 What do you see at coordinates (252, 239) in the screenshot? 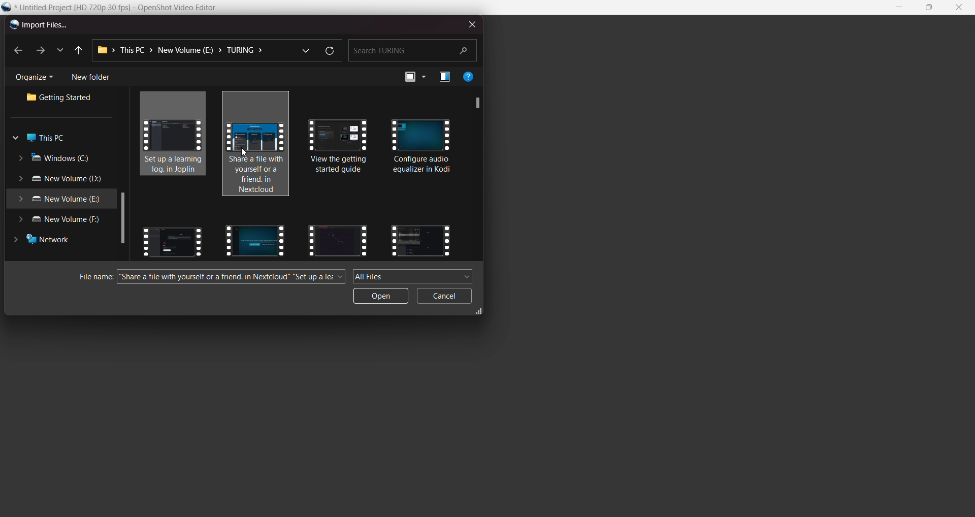
I see `videos` at bounding box center [252, 239].